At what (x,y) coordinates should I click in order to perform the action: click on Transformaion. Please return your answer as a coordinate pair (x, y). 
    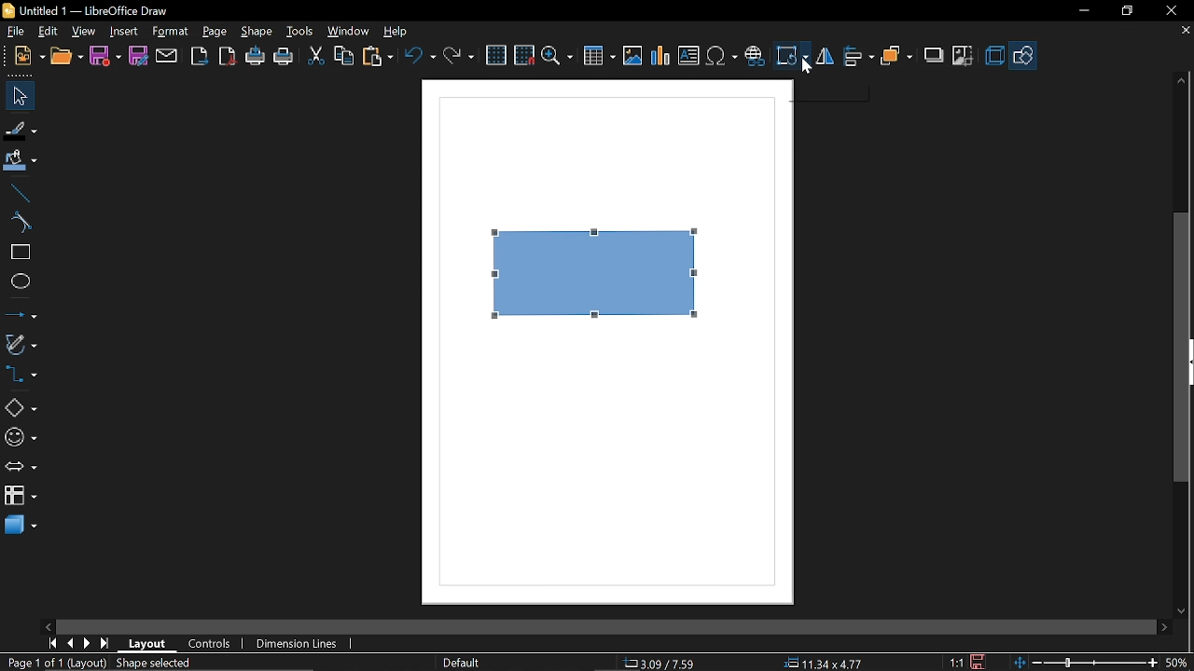
    Looking at the image, I should click on (792, 57).